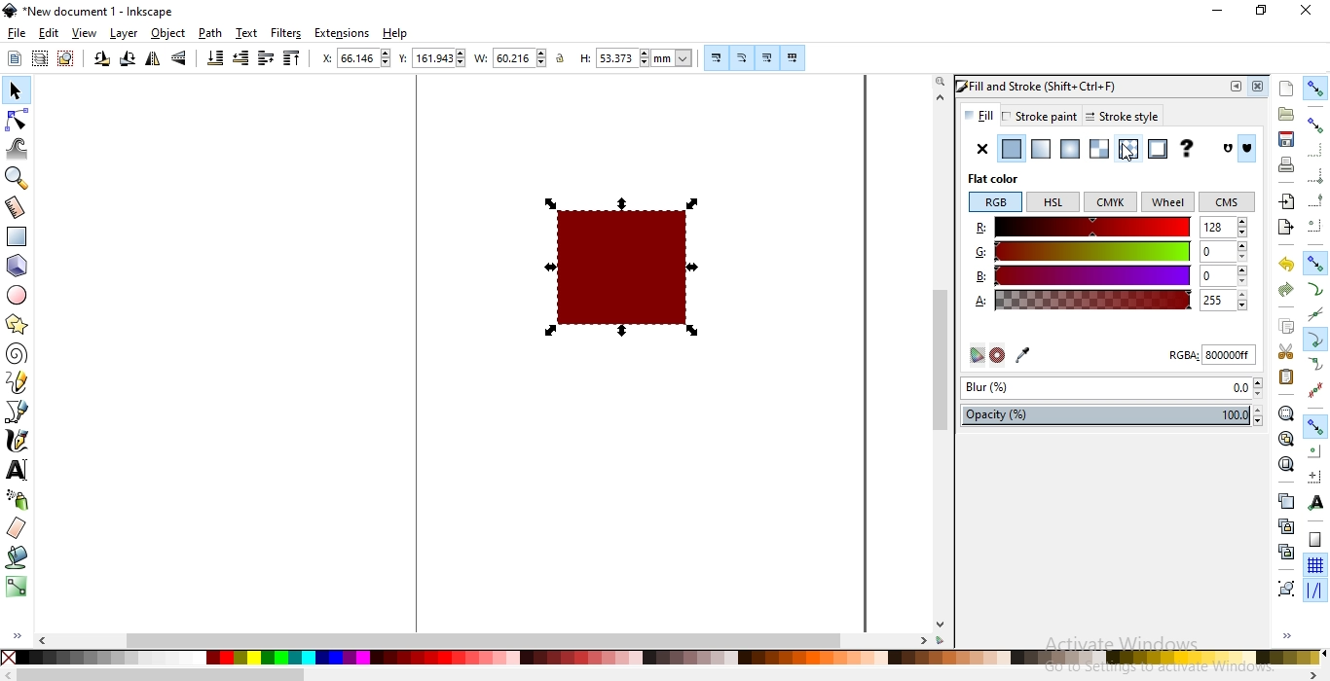  I want to click on nap to cusp nodes, so click(1313, 340).